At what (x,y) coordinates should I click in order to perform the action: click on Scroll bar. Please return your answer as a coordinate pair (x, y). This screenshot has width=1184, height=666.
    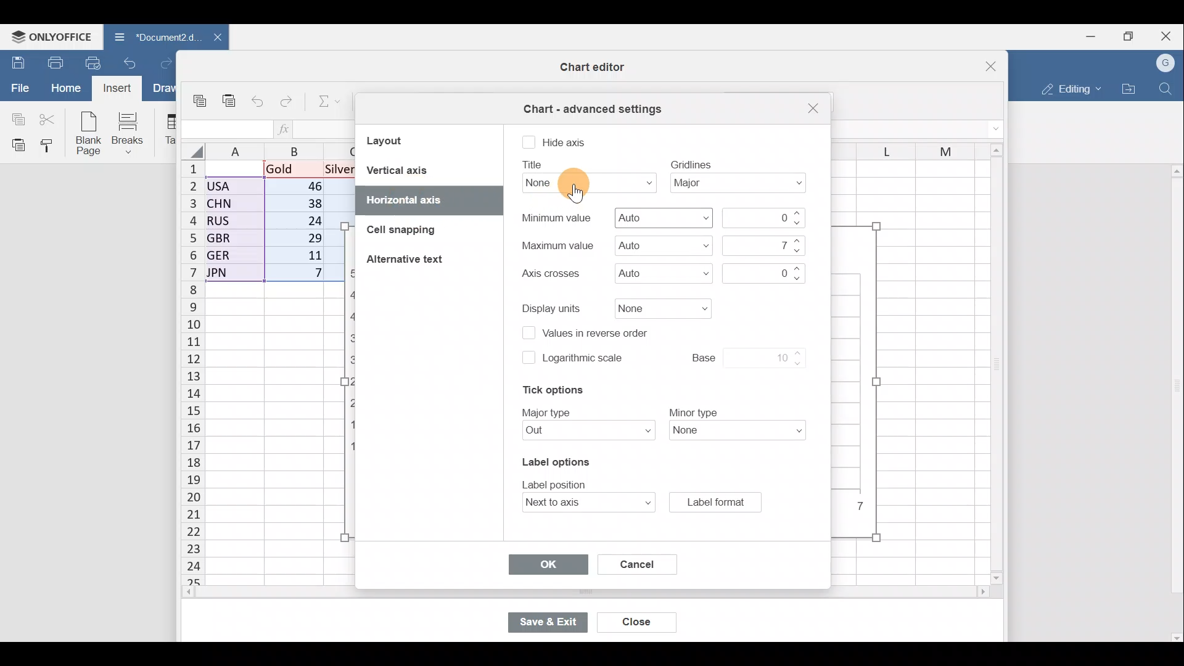
    Looking at the image, I should click on (992, 365).